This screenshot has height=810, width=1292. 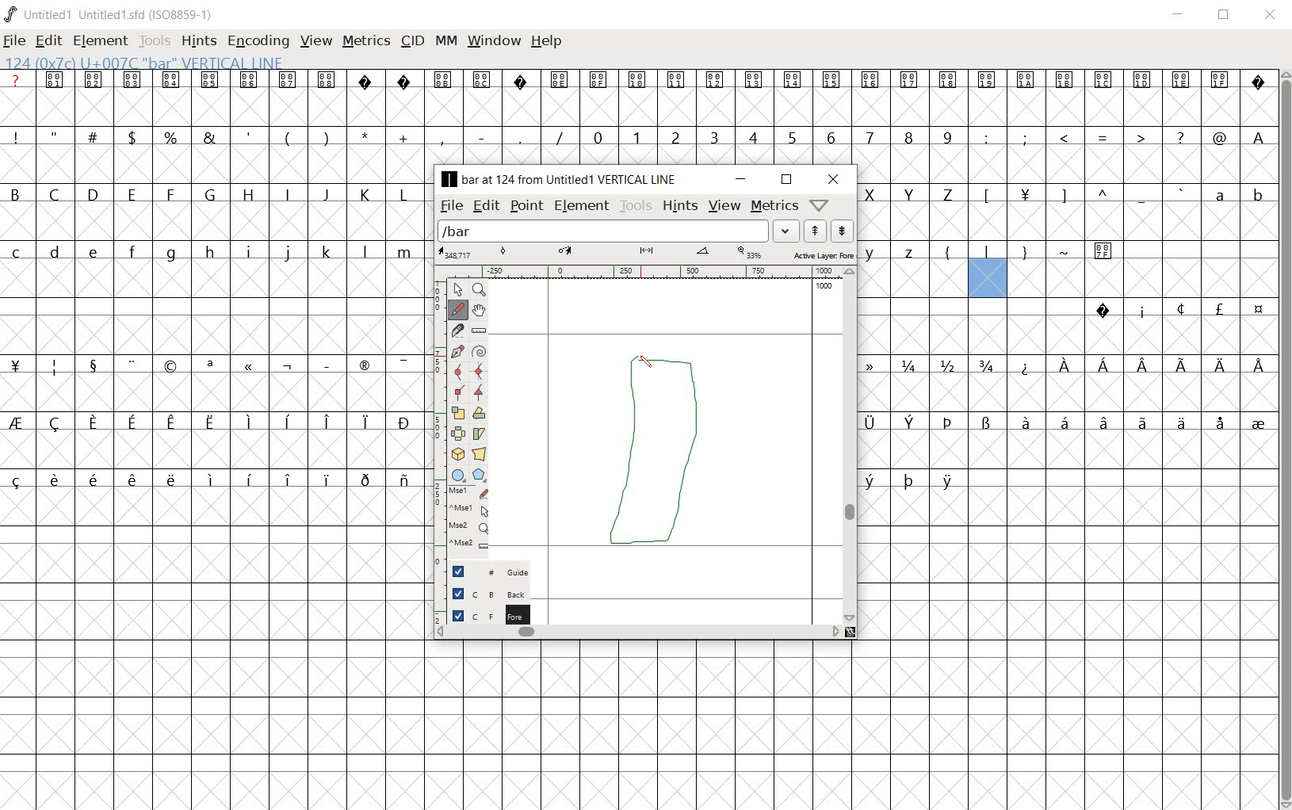 What do you see at coordinates (100, 41) in the screenshot?
I see `element` at bounding box center [100, 41].